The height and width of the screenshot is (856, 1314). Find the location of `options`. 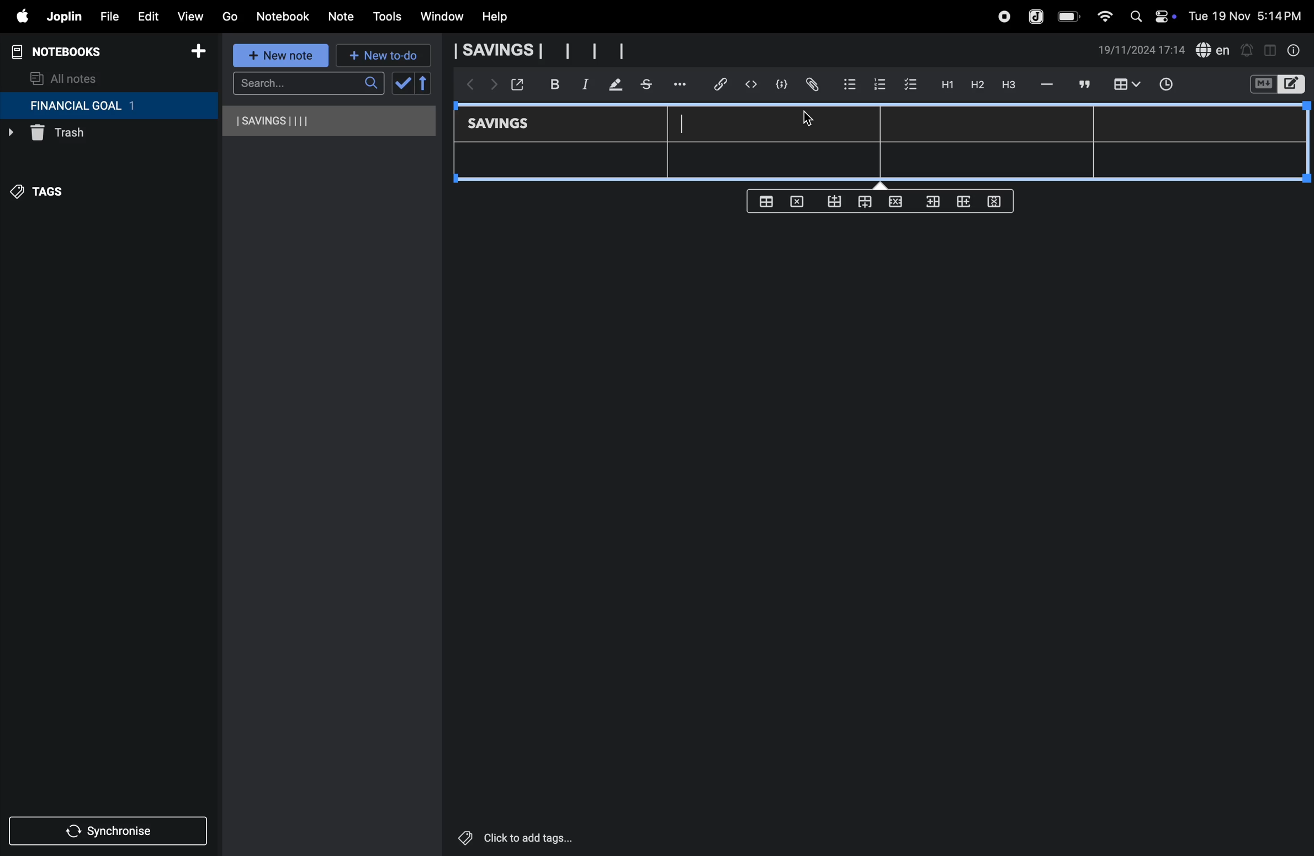

options is located at coordinates (682, 84).